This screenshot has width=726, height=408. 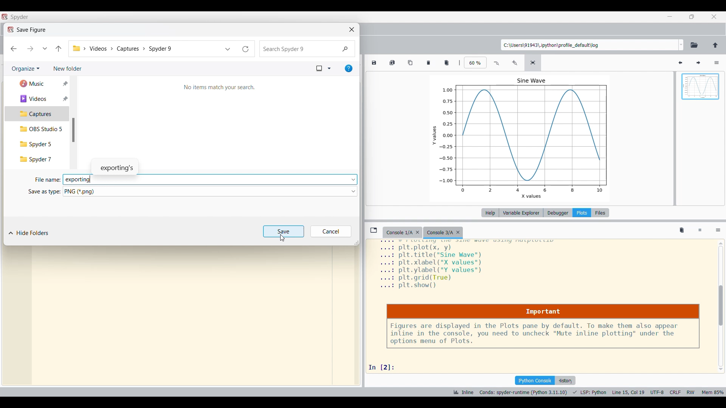 What do you see at coordinates (68, 69) in the screenshot?
I see `Add new folder` at bounding box center [68, 69].